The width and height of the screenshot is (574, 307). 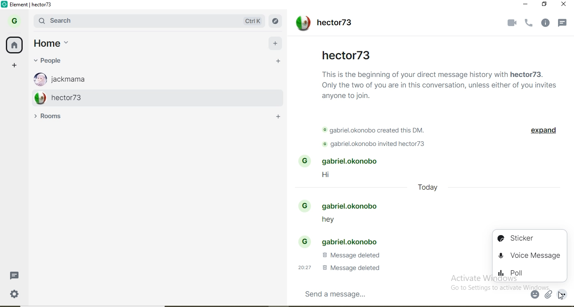 What do you see at coordinates (342, 161) in the screenshot?
I see `gabriel.okonobo` at bounding box center [342, 161].